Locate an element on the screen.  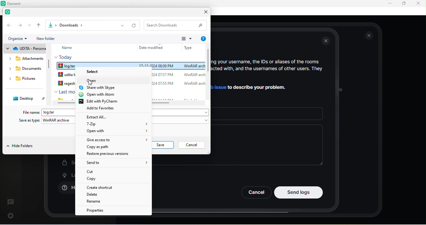
organize is located at coordinates (20, 39).